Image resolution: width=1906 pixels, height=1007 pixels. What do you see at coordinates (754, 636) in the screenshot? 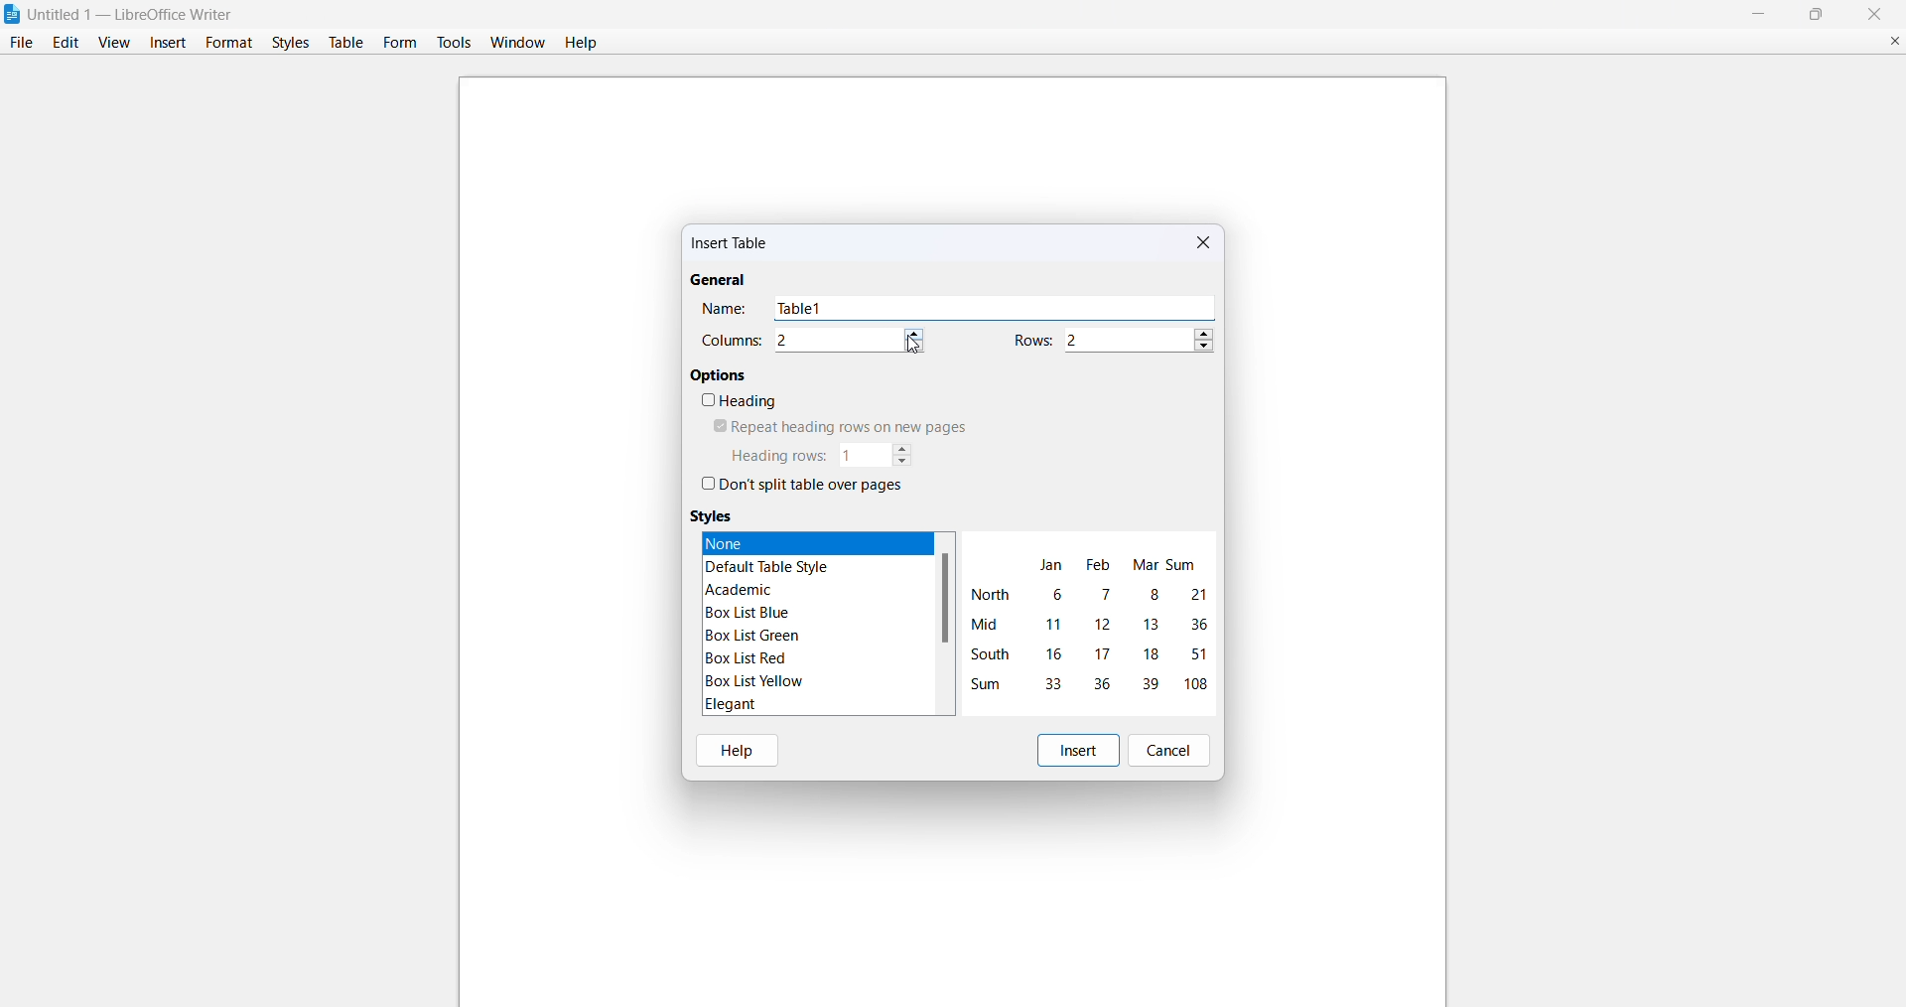
I see `box list green` at bounding box center [754, 636].